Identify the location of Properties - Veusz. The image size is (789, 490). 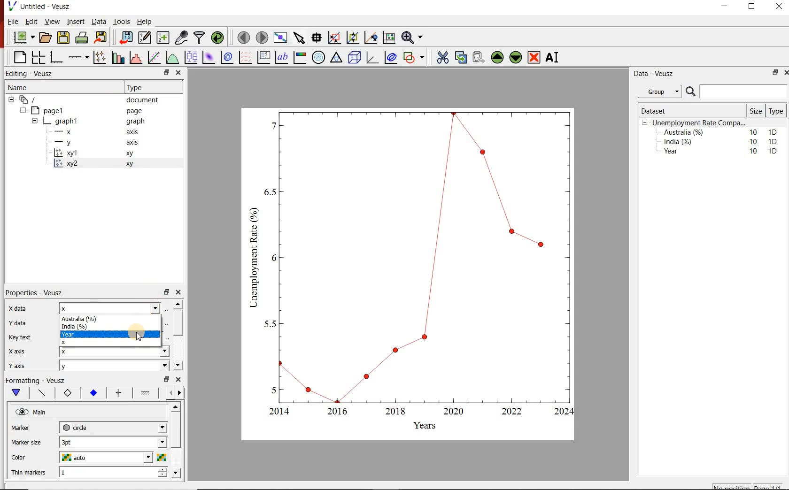
(36, 293).